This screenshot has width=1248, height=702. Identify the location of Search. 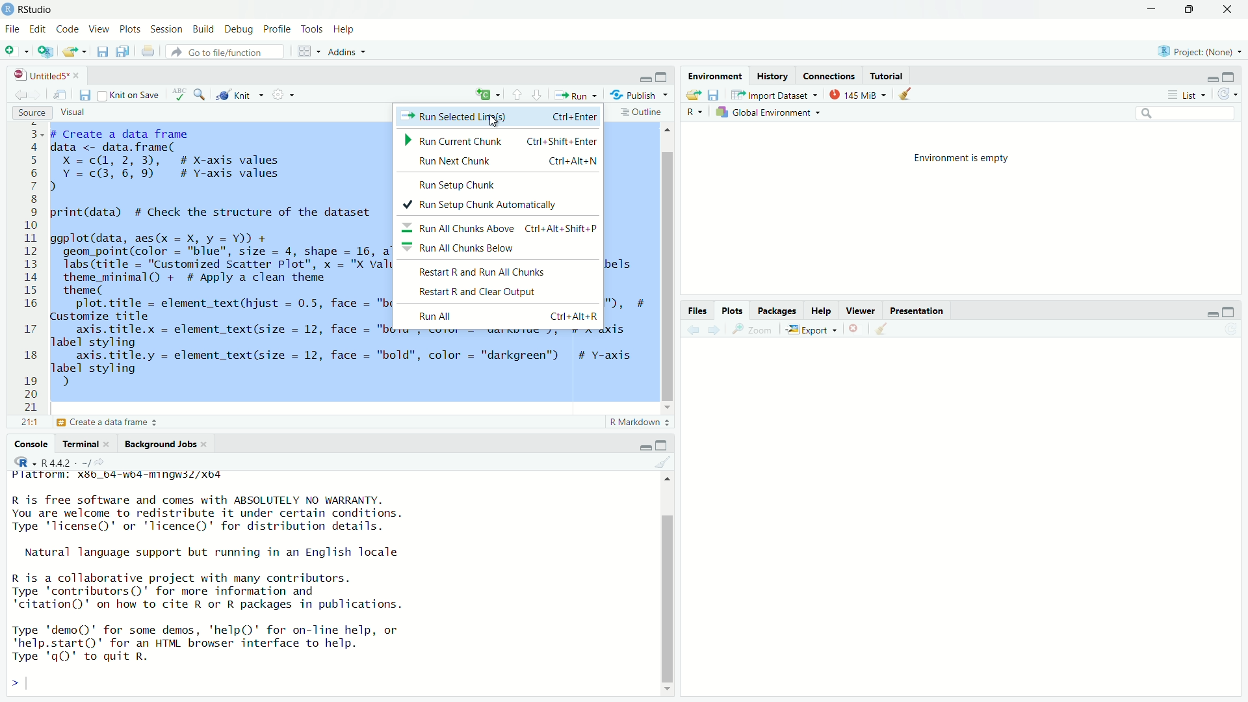
(1185, 112).